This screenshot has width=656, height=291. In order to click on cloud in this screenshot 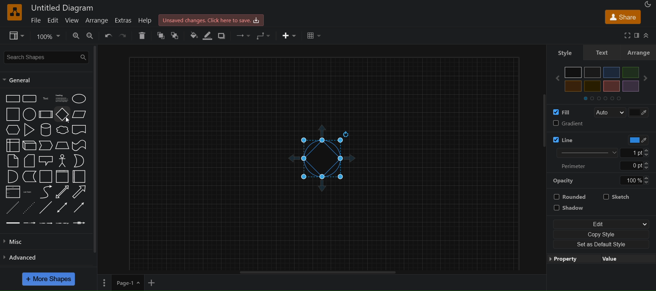, I will do `click(62, 130)`.